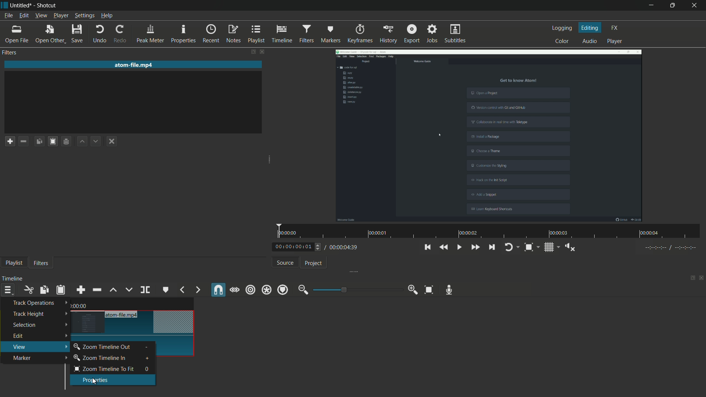  What do you see at coordinates (211, 34) in the screenshot?
I see `recent` at bounding box center [211, 34].